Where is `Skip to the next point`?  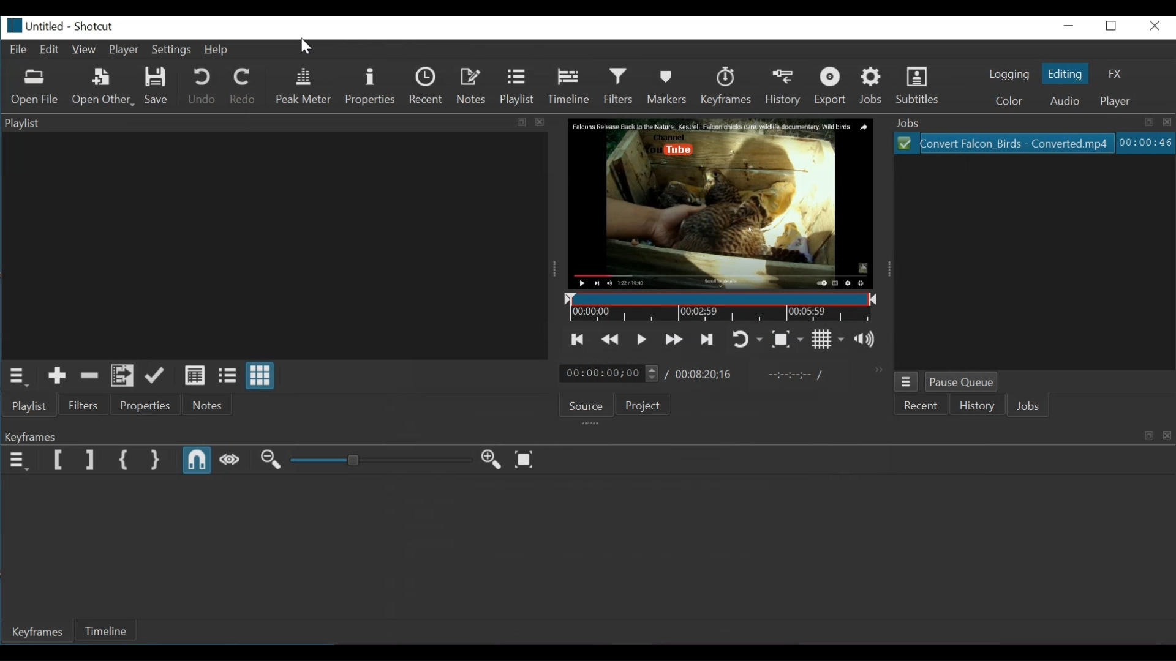 Skip to the next point is located at coordinates (706, 338).